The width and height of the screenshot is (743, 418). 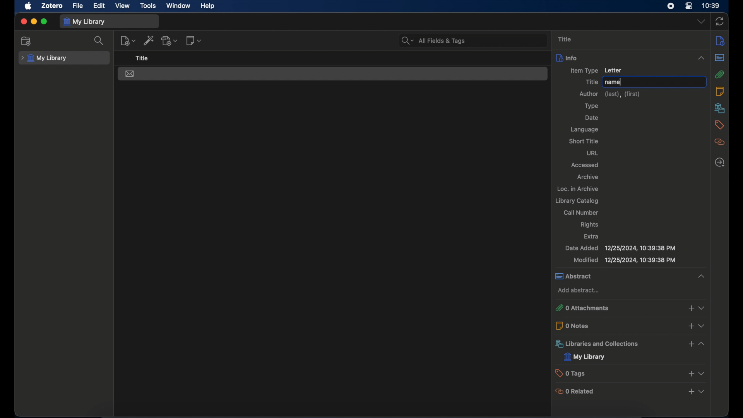 What do you see at coordinates (149, 41) in the screenshot?
I see `add item by identifier` at bounding box center [149, 41].